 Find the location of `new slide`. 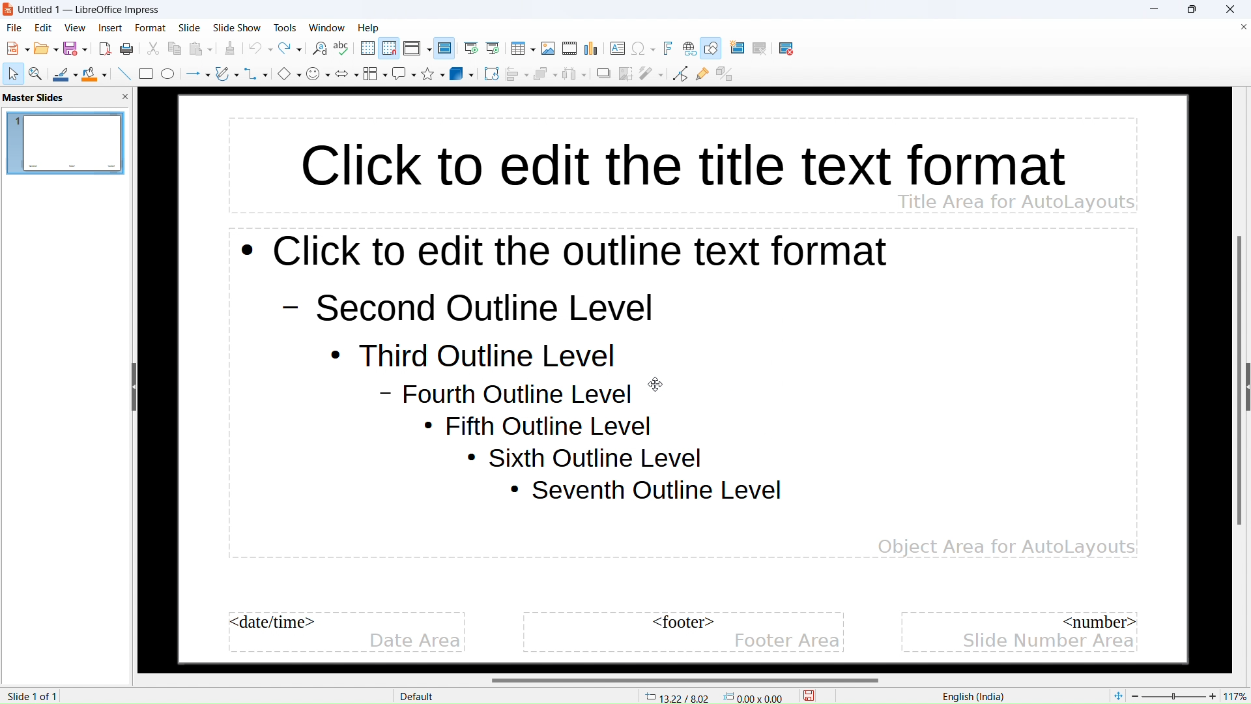

new slide is located at coordinates (740, 48).